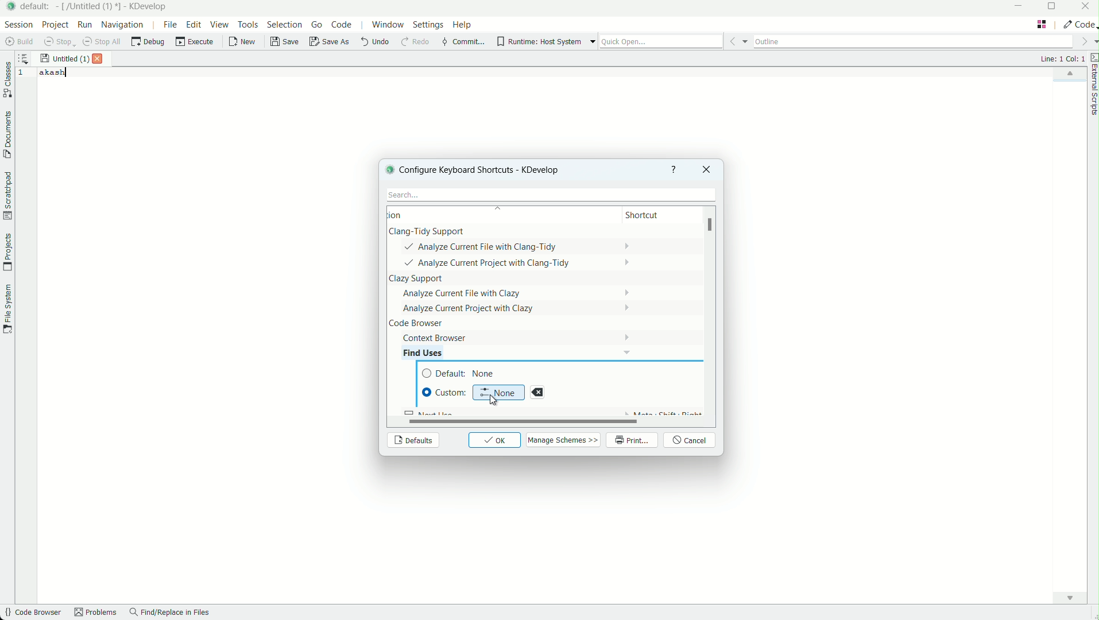 The height and width of the screenshot is (620, 1099). I want to click on external scripts, so click(1092, 86).